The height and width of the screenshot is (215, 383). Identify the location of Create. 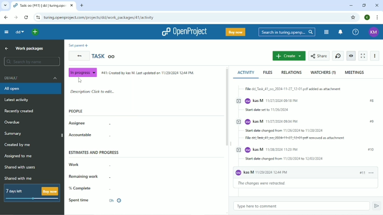
(289, 56).